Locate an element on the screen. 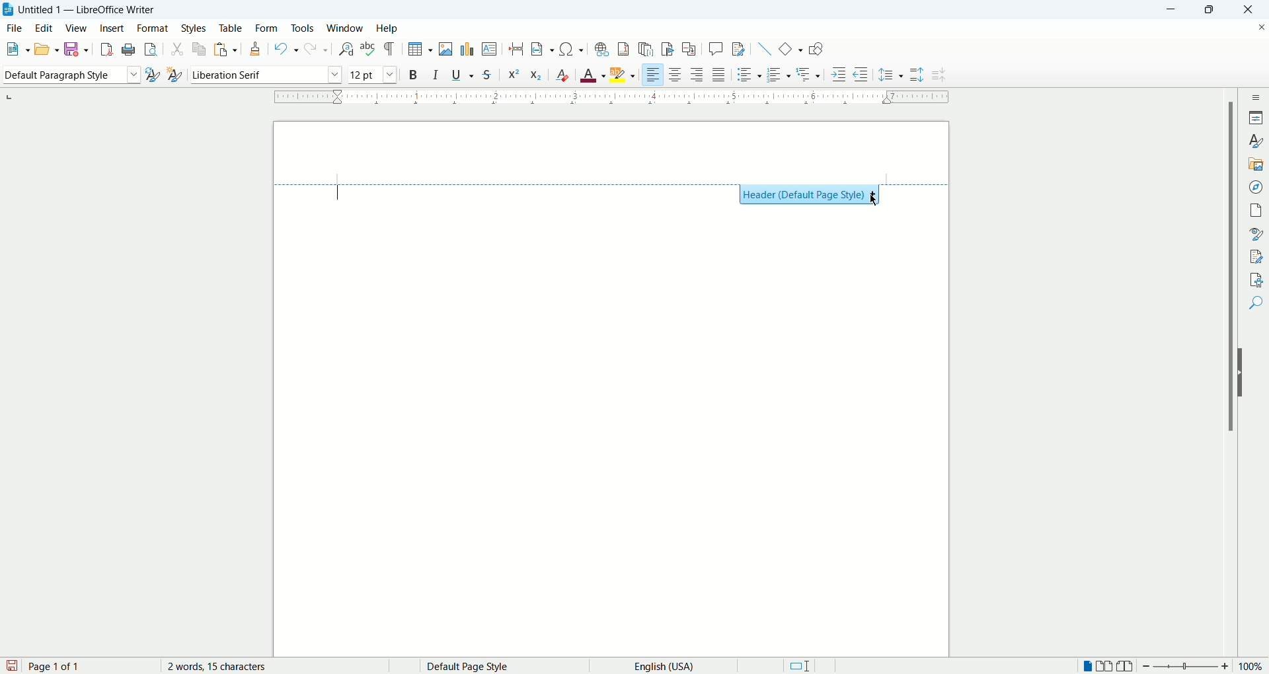 The width and height of the screenshot is (1269, 674). font size is located at coordinates (374, 75).